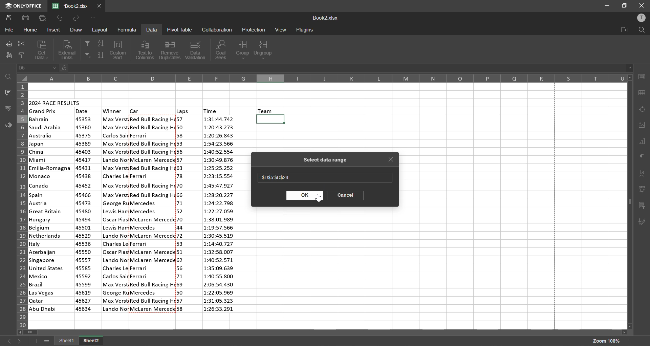 The image size is (650, 346). What do you see at coordinates (115, 214) in the screenshot?
I see `winner` at bounding box center [115, 214].